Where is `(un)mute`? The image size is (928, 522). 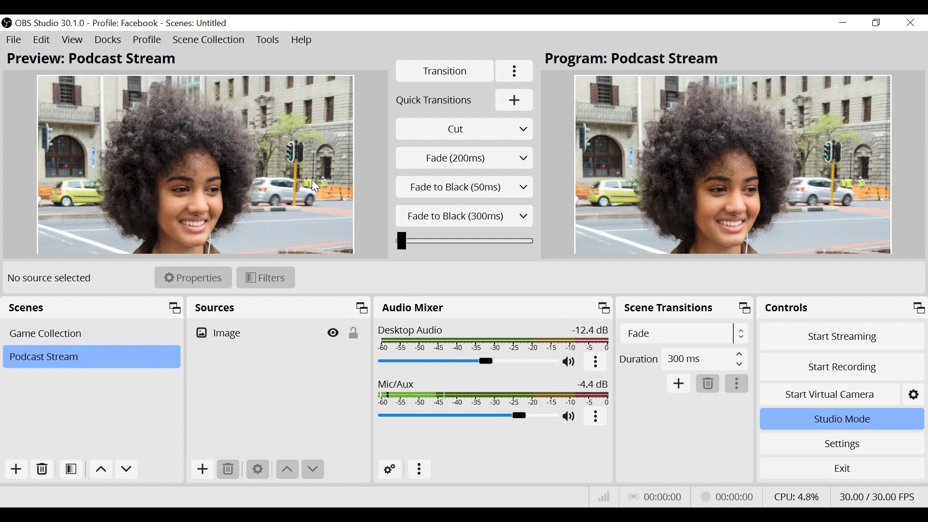
(un)mute is located at coordinates (570, 362).